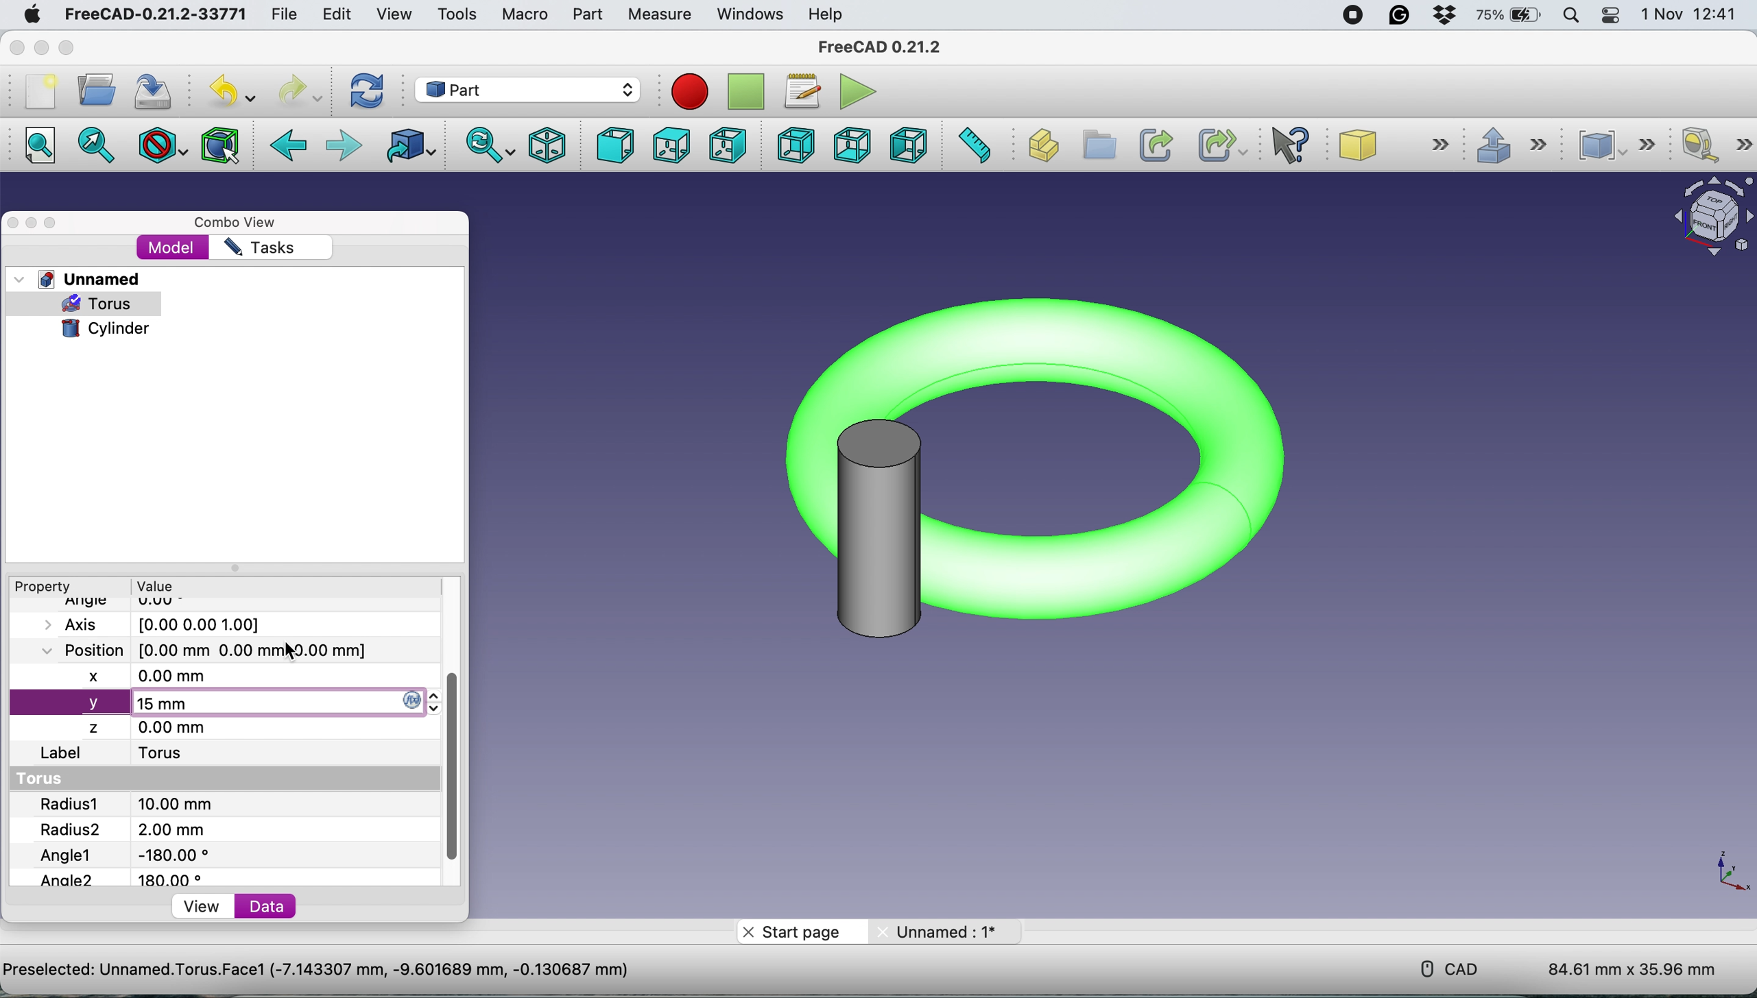 This screenshot has height=998, width=1757. Describe the element at coordinates (230, 92) in the screenshot. I see `undo` at that location.